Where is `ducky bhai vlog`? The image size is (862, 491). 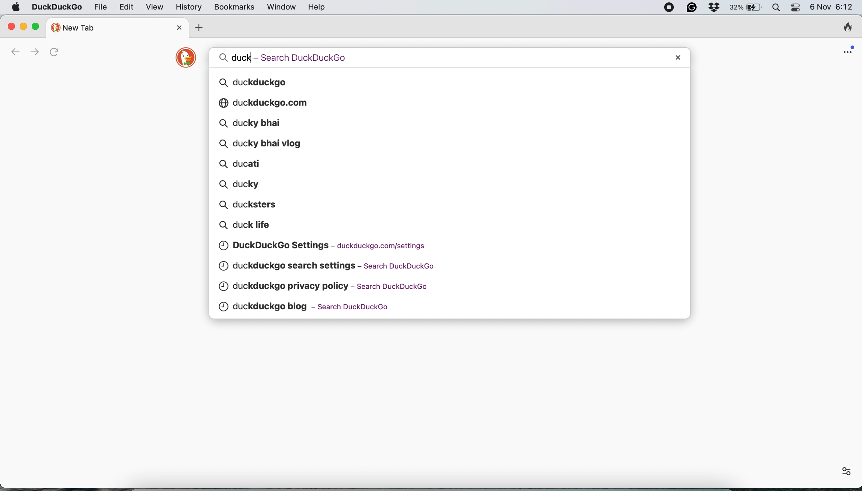 ducky bhai vlog is located at coordinates (261, 143).